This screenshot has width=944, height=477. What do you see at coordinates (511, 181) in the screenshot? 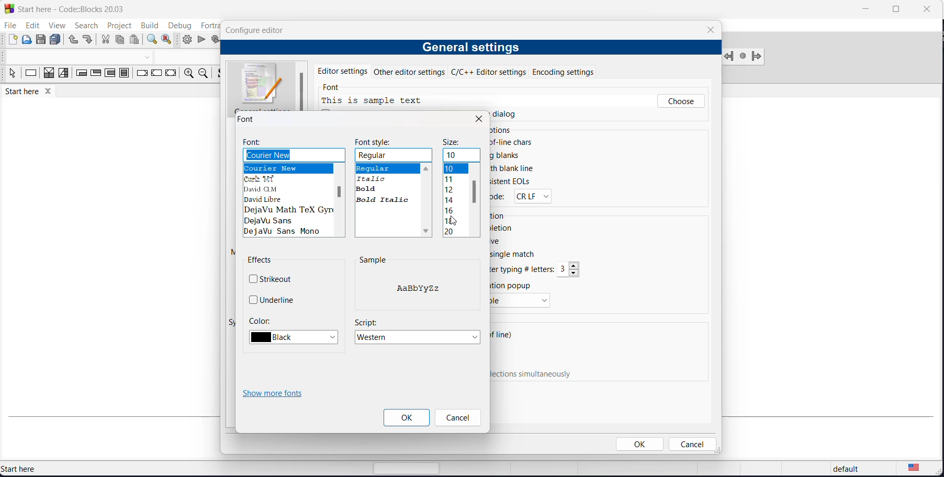
I see `EDFs` at bounding box center [511, 181].